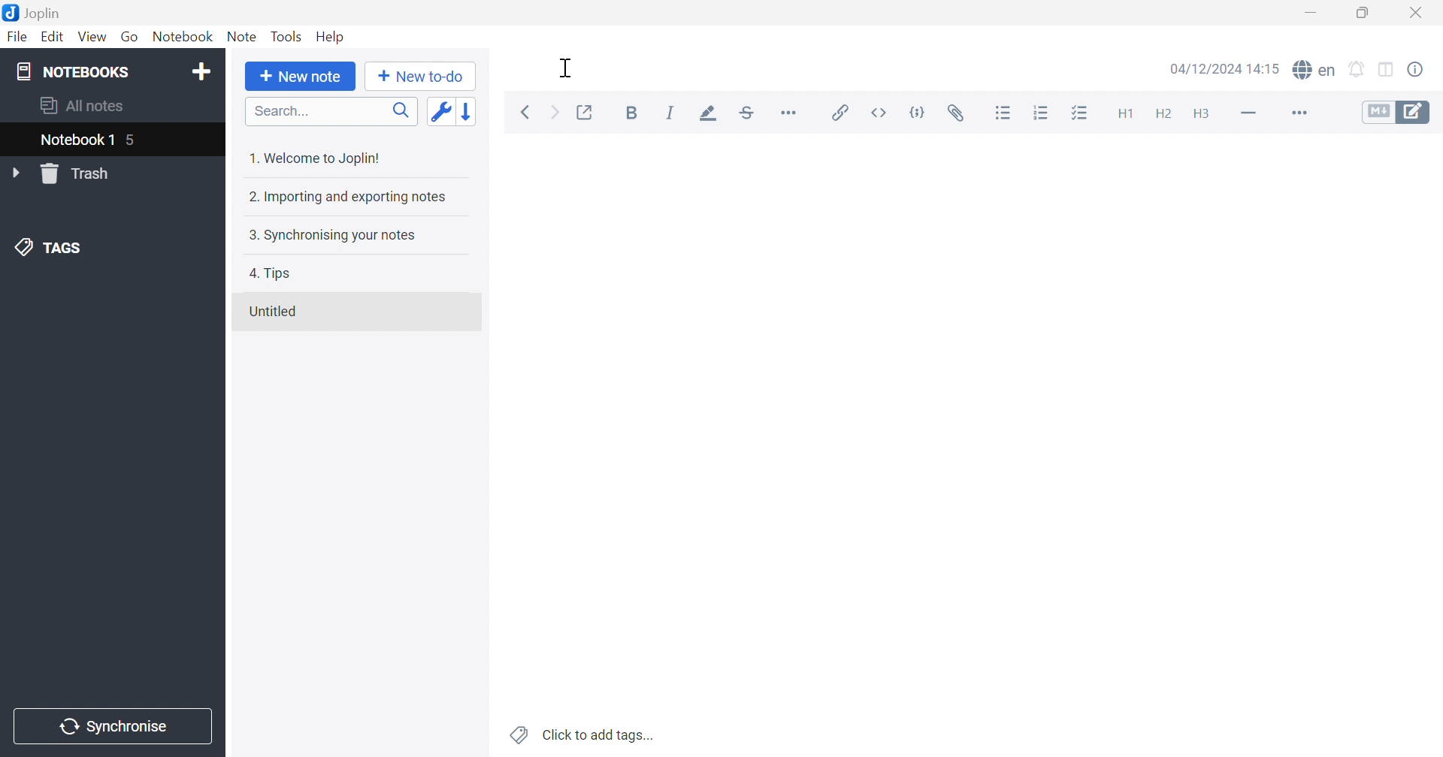 The height and width of the screenshot is (757, 1443). I want to click on Notebook1, so click(74, 139).